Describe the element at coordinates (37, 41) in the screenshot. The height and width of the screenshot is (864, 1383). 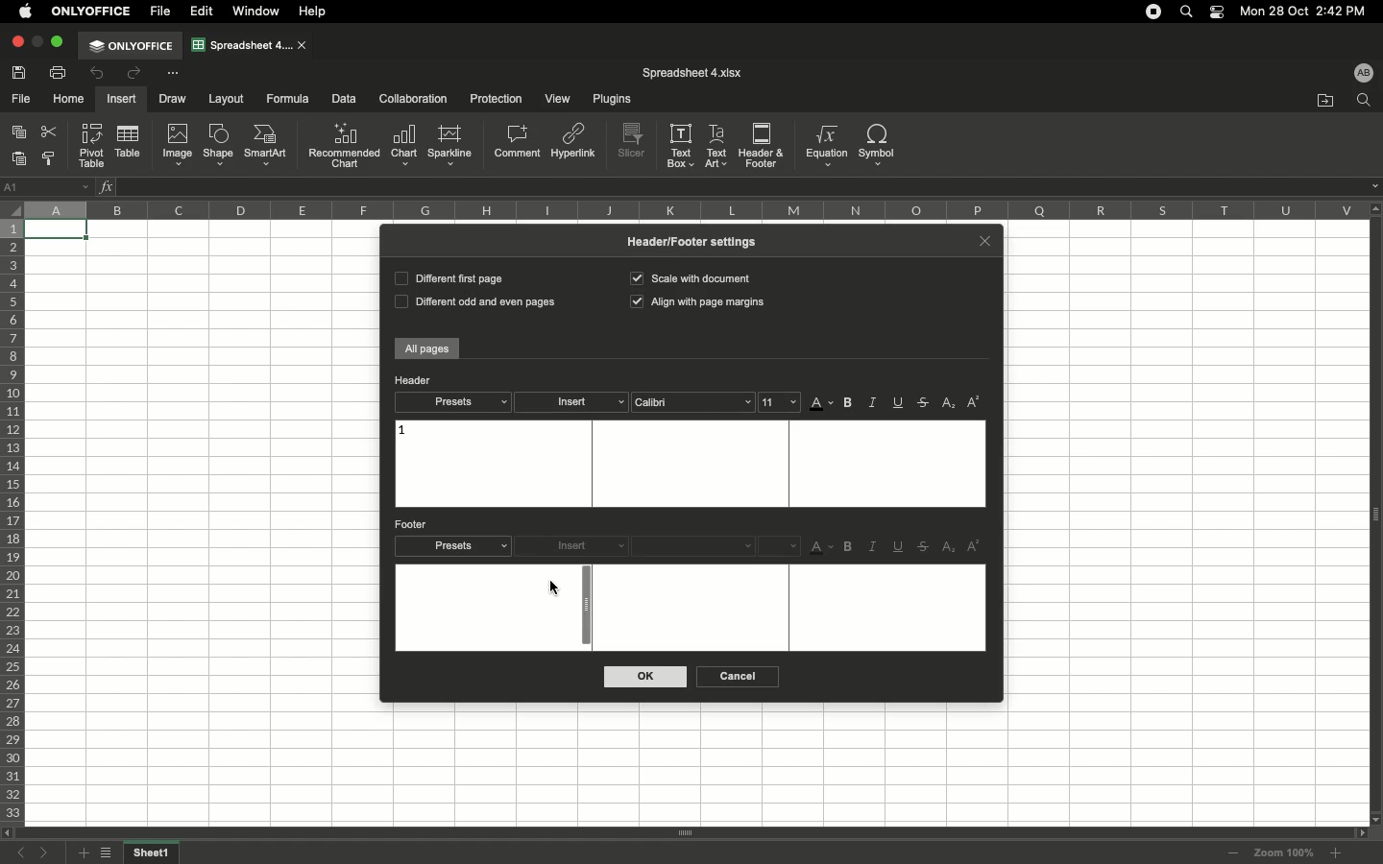
I see `minimize` at that location.